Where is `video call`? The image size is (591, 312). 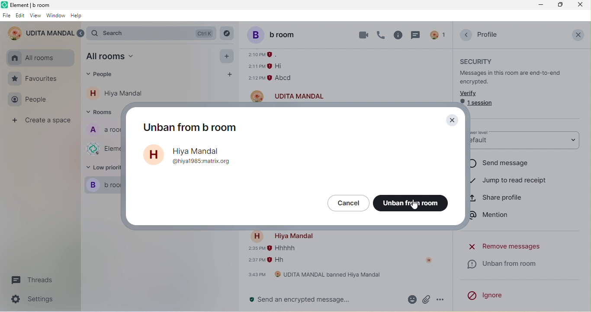
video call is located at coordinates (363, 35).